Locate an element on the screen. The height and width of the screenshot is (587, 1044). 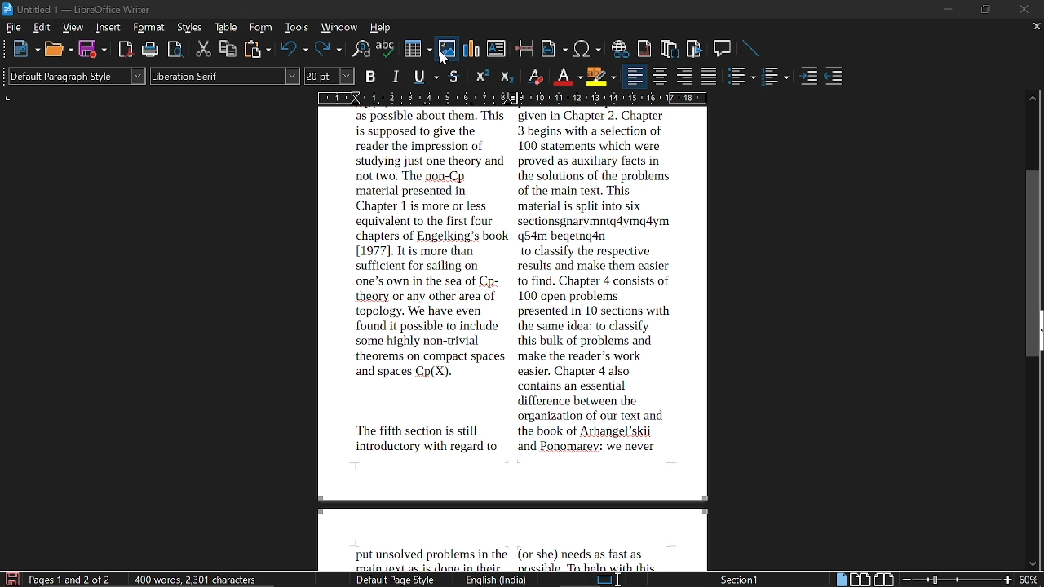
single page view is located at coordinates (841, 580).